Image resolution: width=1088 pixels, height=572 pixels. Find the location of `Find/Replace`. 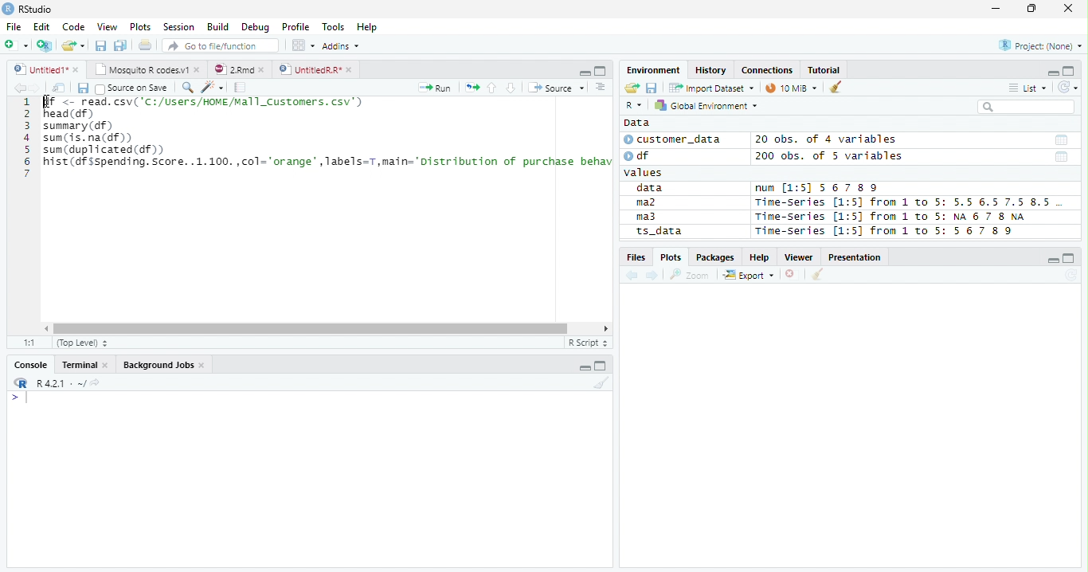

Find/Replace is located at coordinates (186, 87).